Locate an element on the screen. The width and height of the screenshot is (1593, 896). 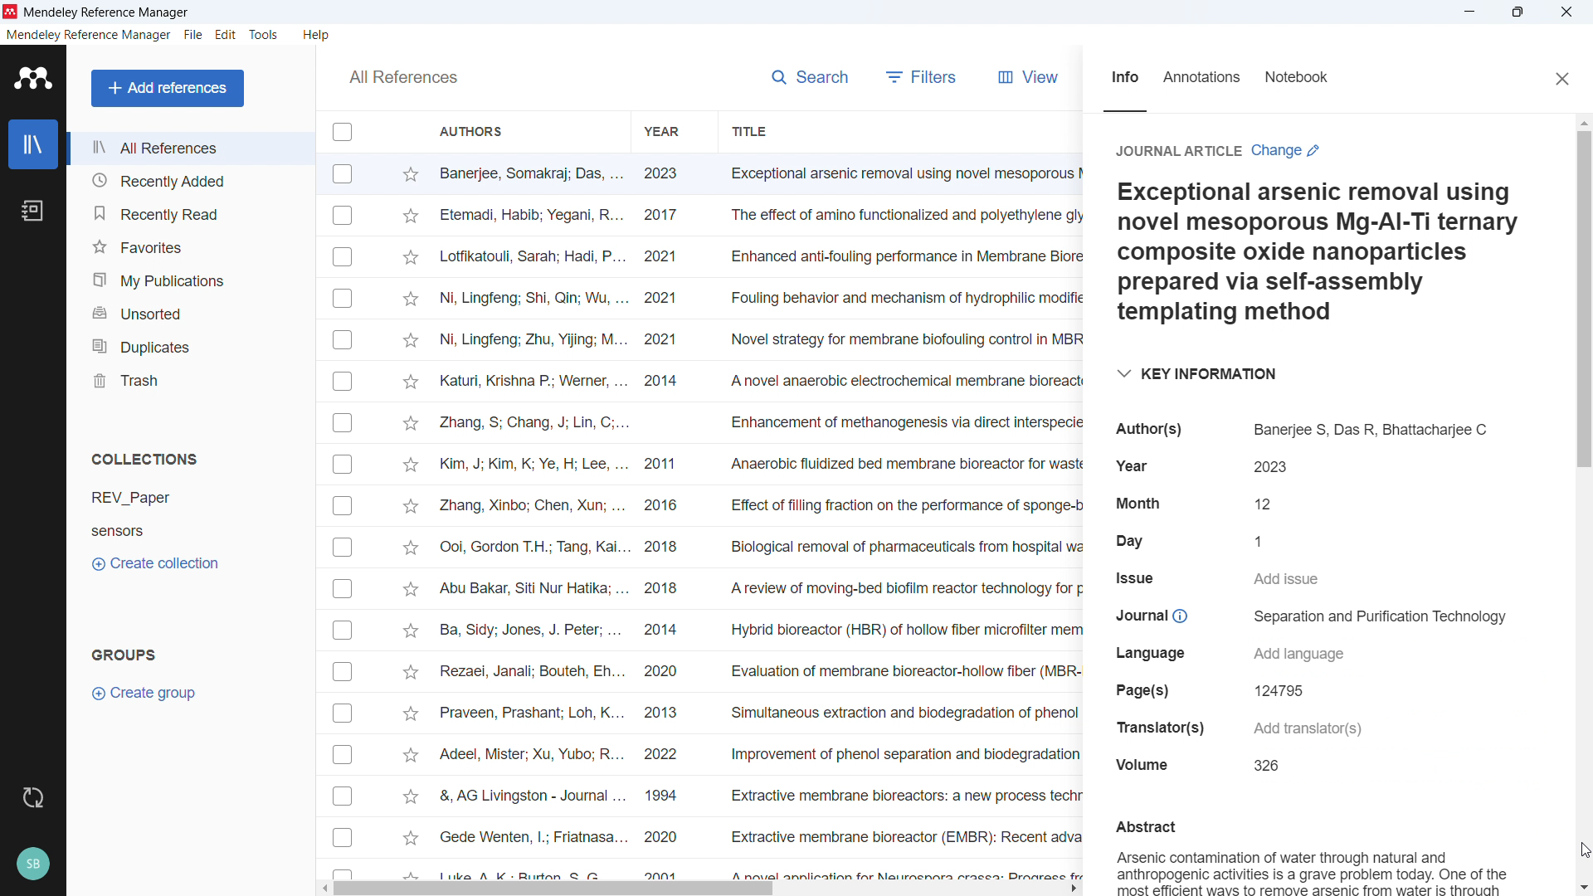
ba,stdy,jones,j peter is located at coordinates (526, 632).